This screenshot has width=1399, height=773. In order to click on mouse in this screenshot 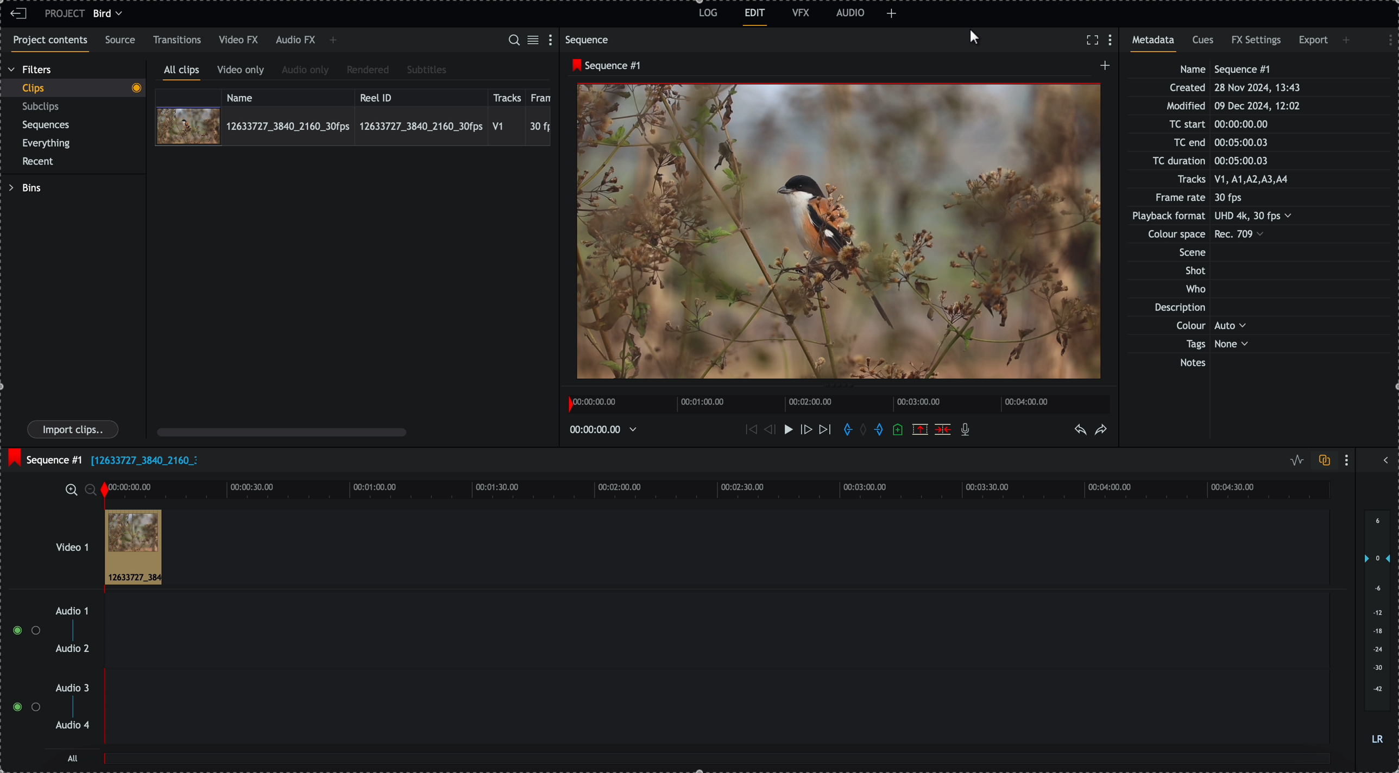, I will do `click(976, 37)`.